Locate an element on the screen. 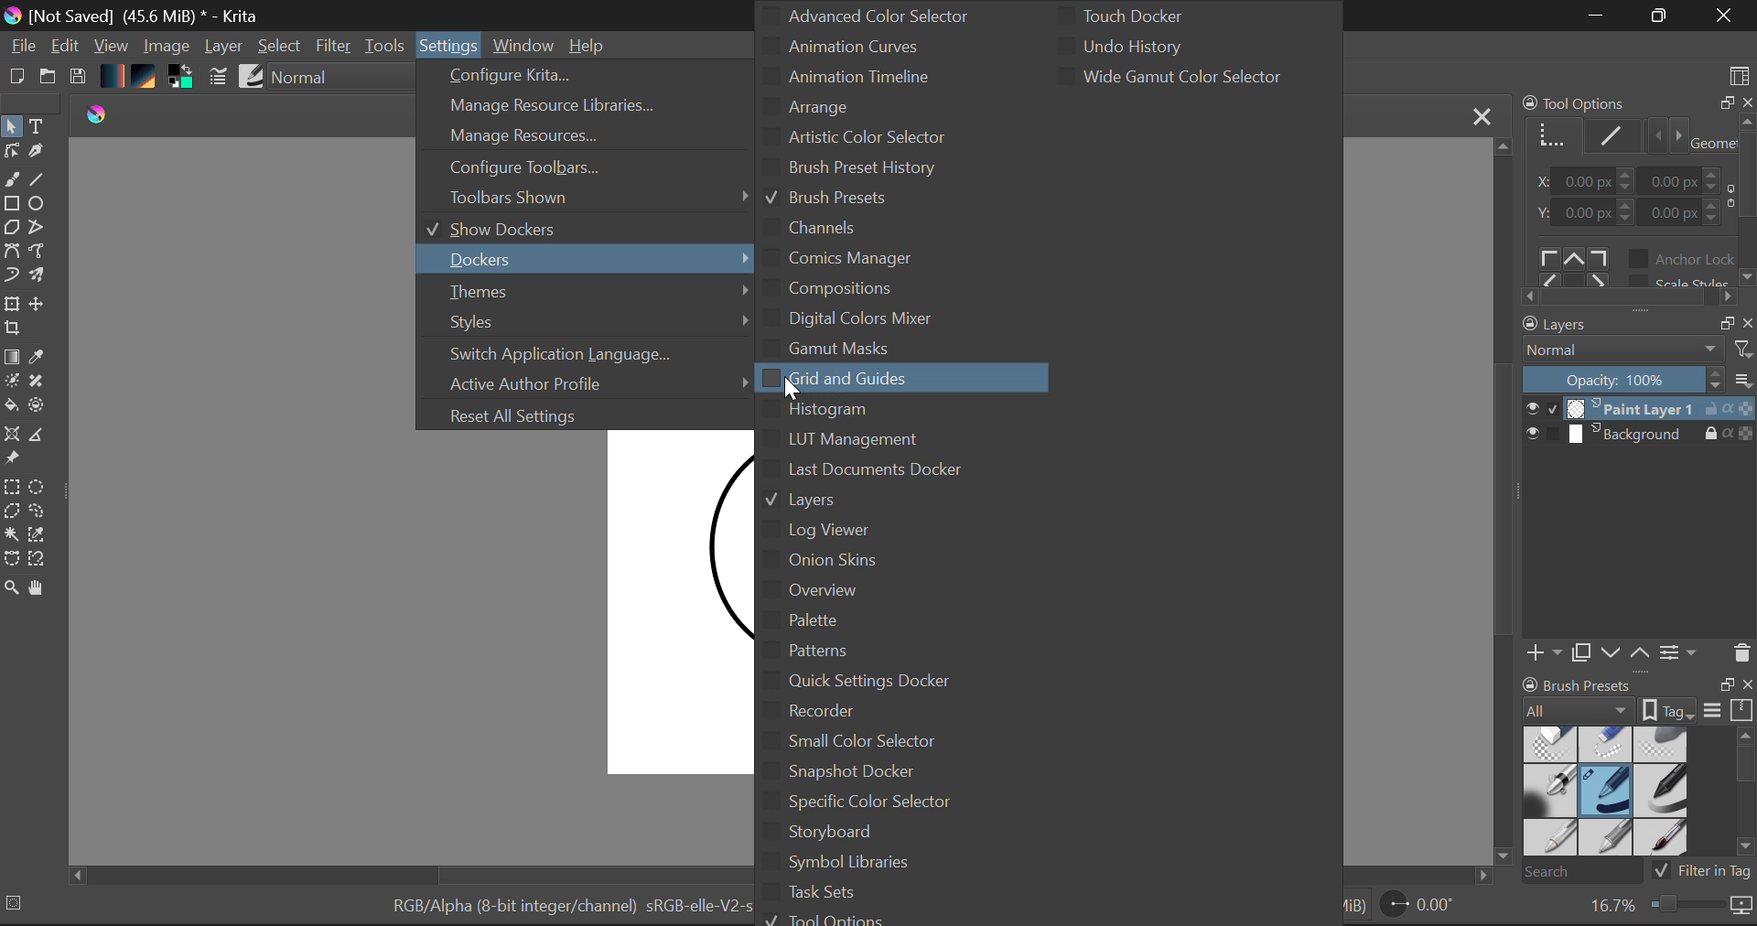  Colors in use is located at coordinates (185, 80).